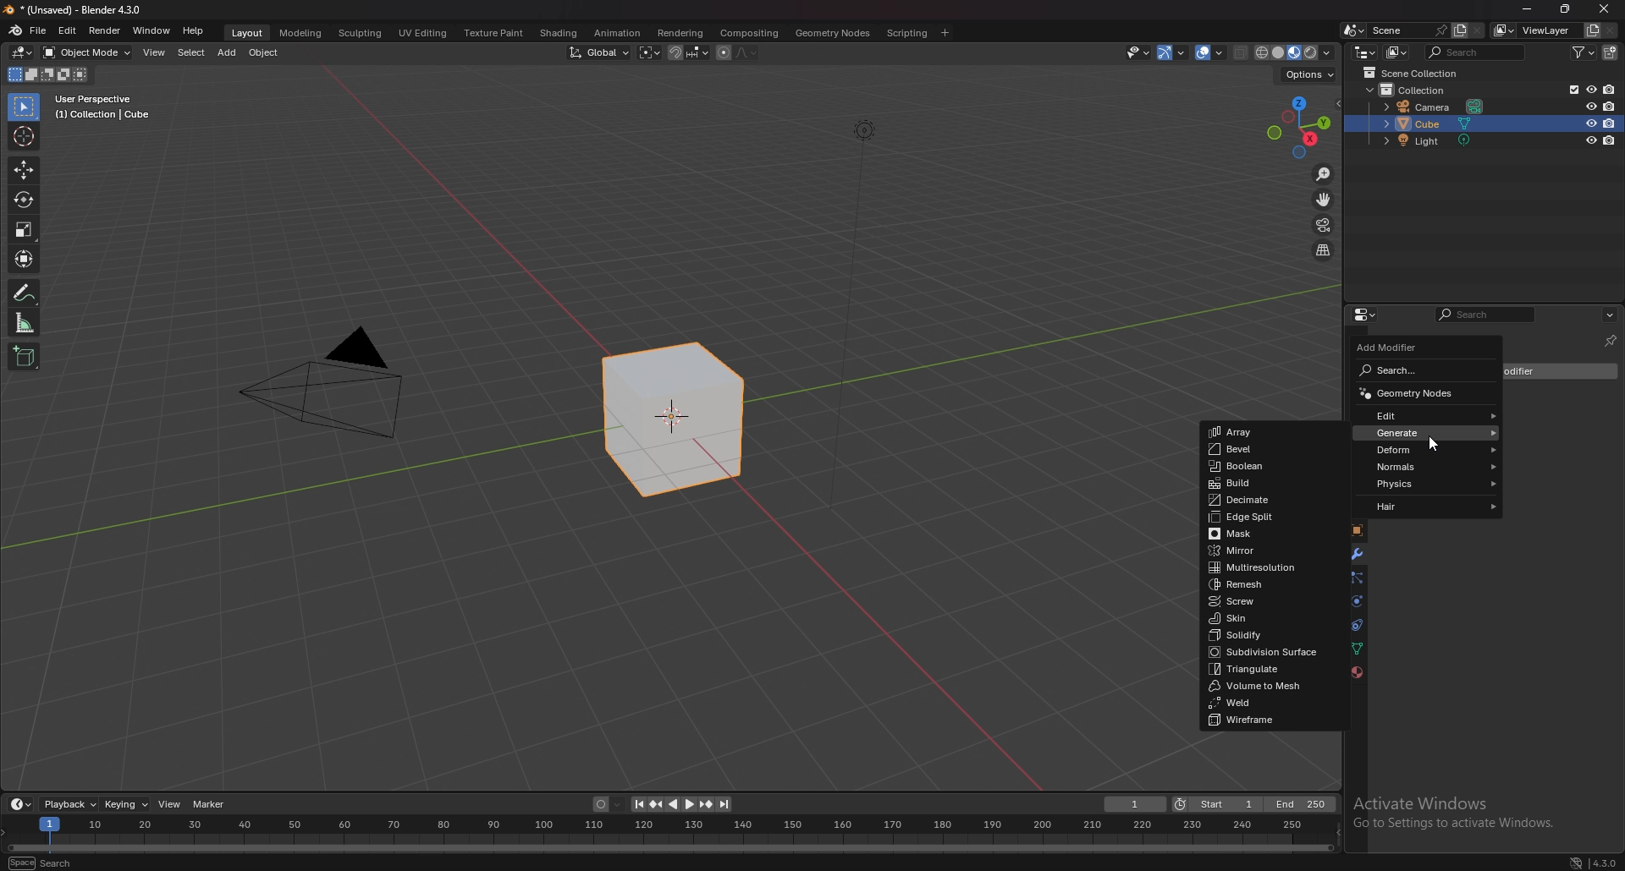 This screenshot has height=871, width=1625. I want to click on edit, so click(1427, 414).